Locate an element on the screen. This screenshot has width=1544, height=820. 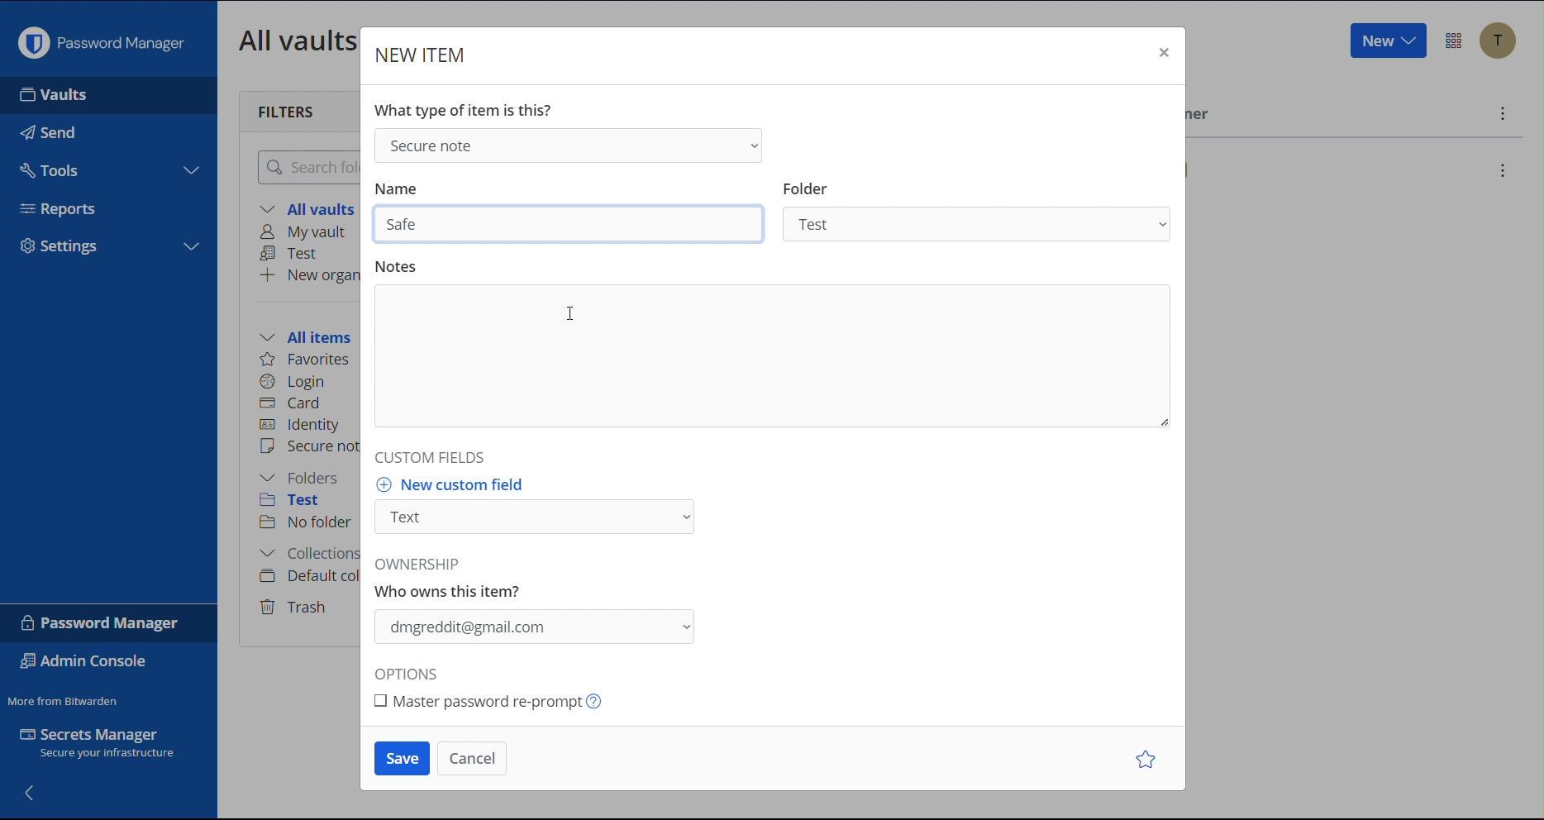
Collections is located at coordinates (305, 555).